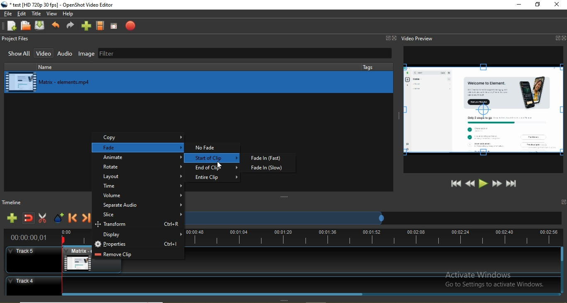 The image size is (567, 303). Describe the element at coordinates (139, 235) in the screenshot. I see `display` at that location.